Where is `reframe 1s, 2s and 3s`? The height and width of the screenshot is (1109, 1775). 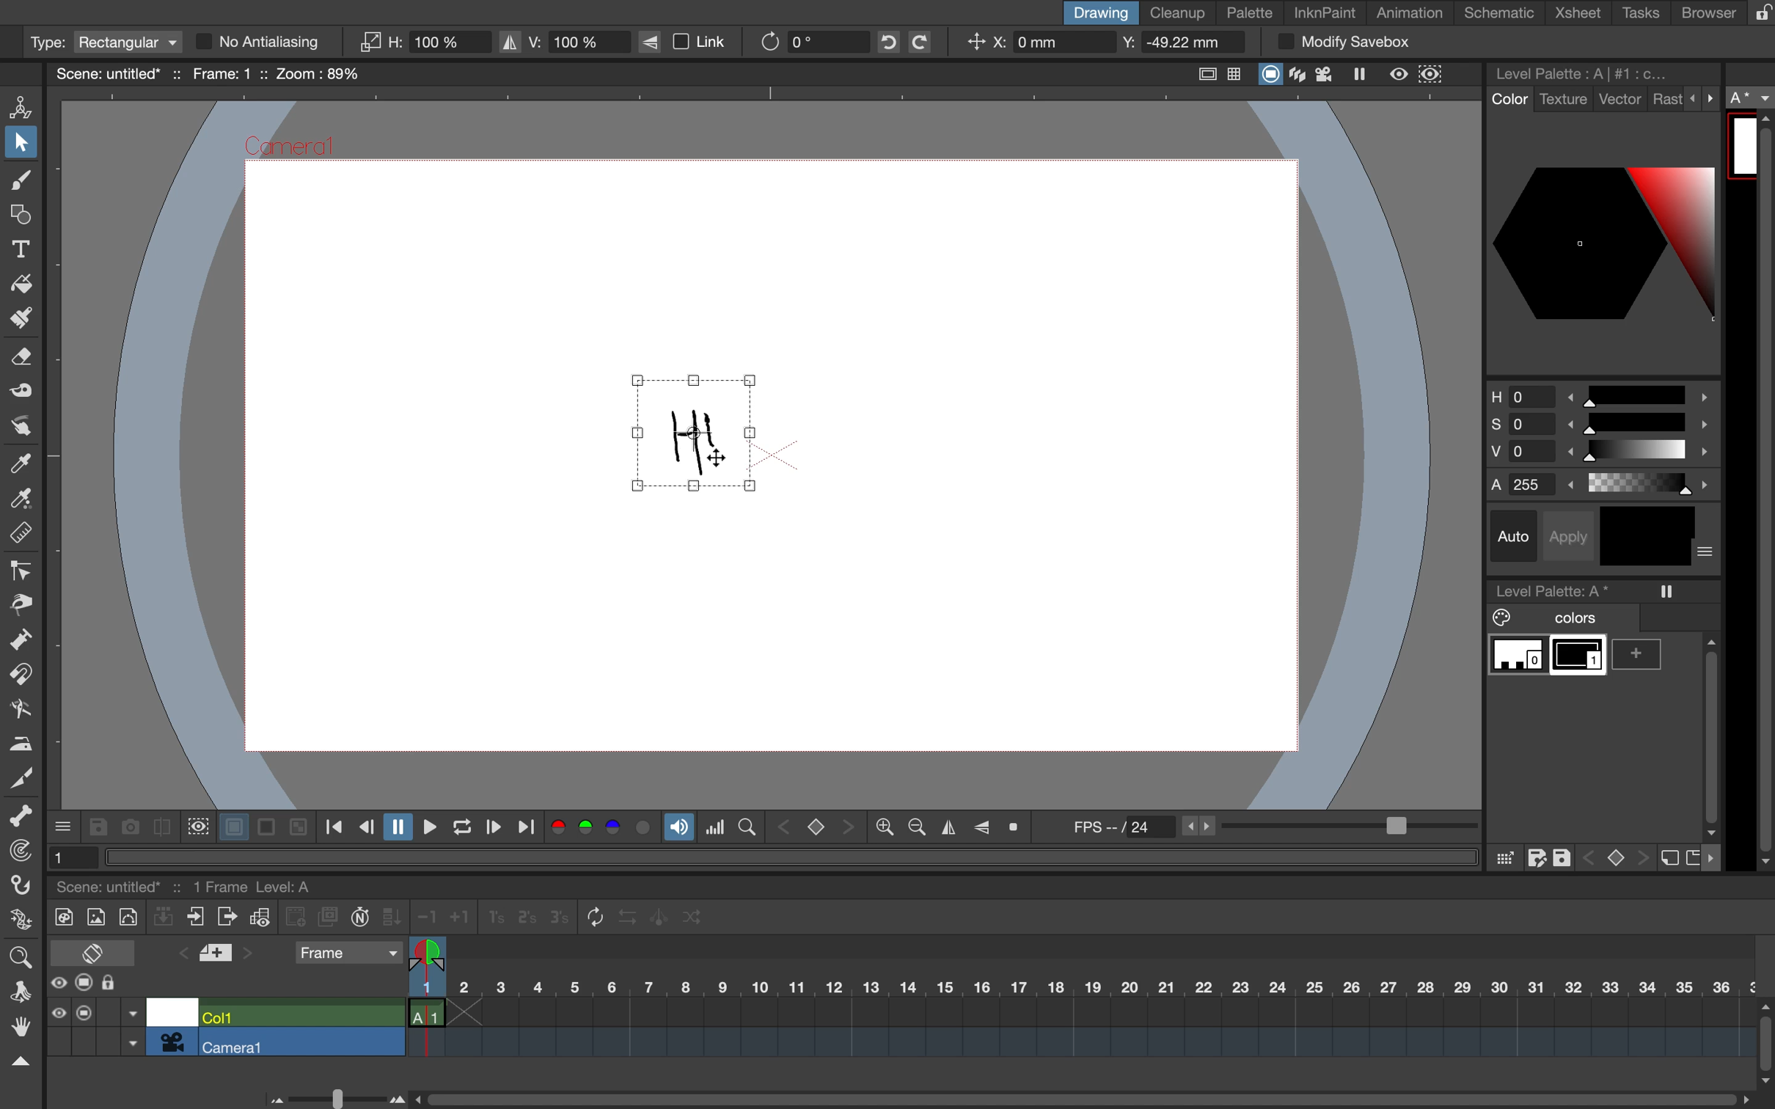 reframe 1s, 2s and 3s is located at coordinates (517, 918).